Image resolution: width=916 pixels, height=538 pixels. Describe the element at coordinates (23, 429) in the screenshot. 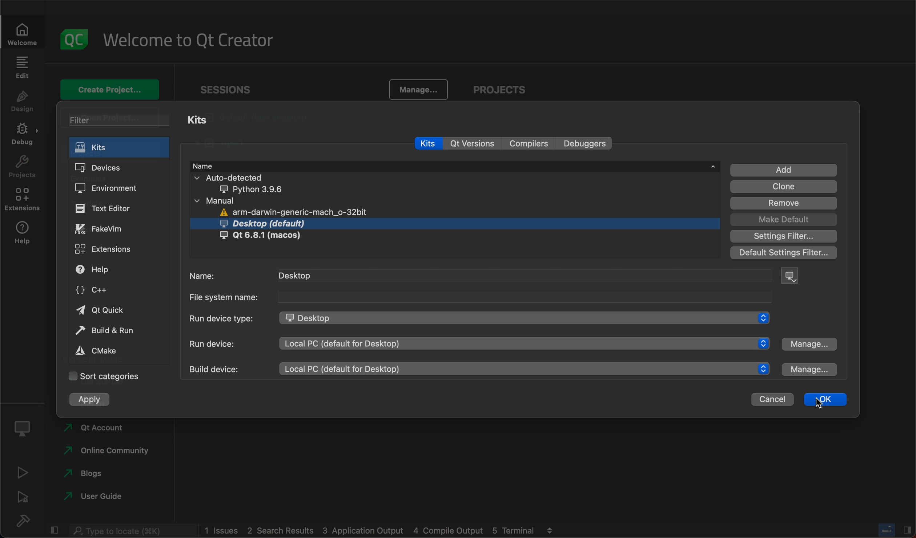

I see `kit selector` at that location.